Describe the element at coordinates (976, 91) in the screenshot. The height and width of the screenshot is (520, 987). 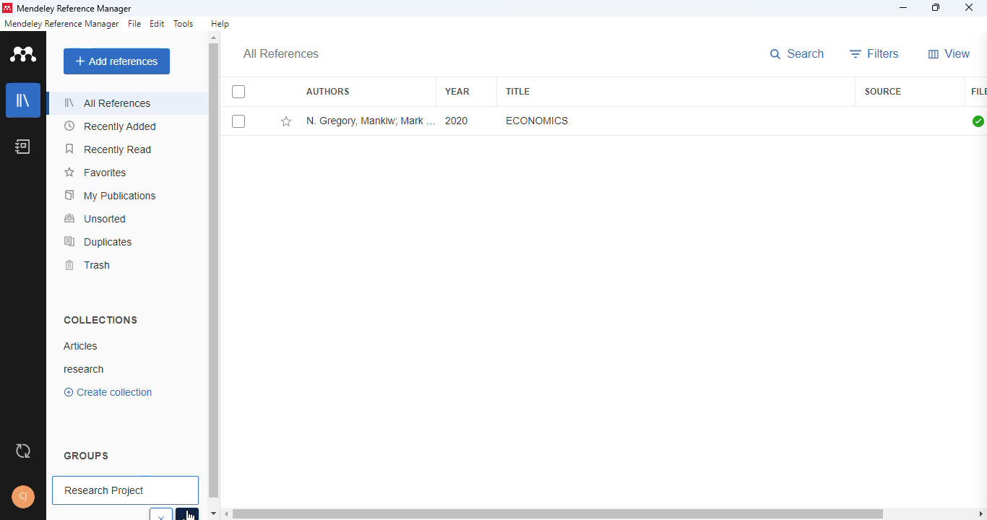
I see `file` at that location.